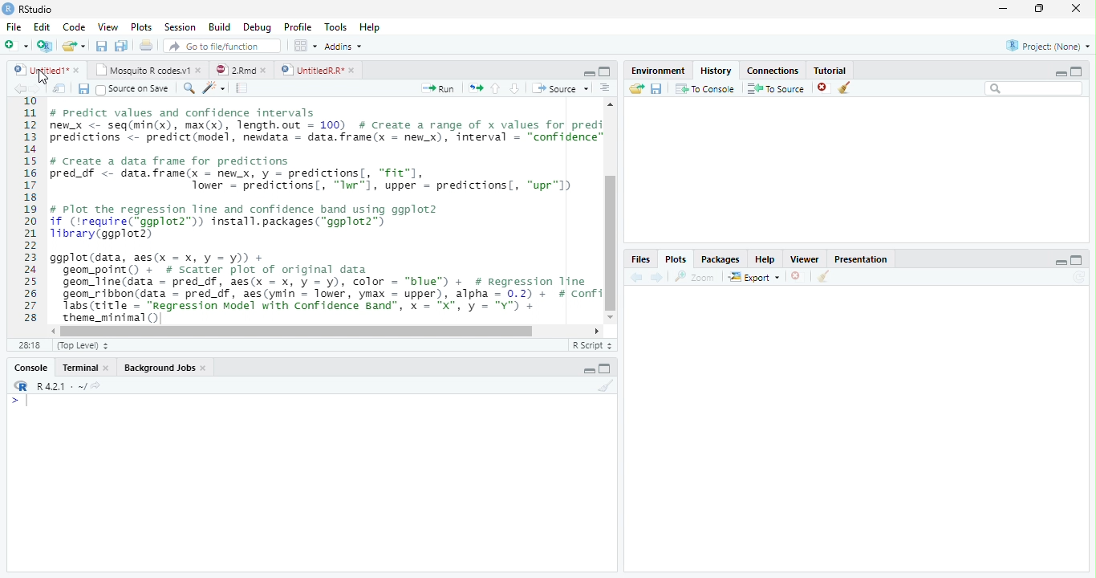  What do you see at coordinates (12, 401) in the screenshot?
I see `>` at bounding box center [12, 401].